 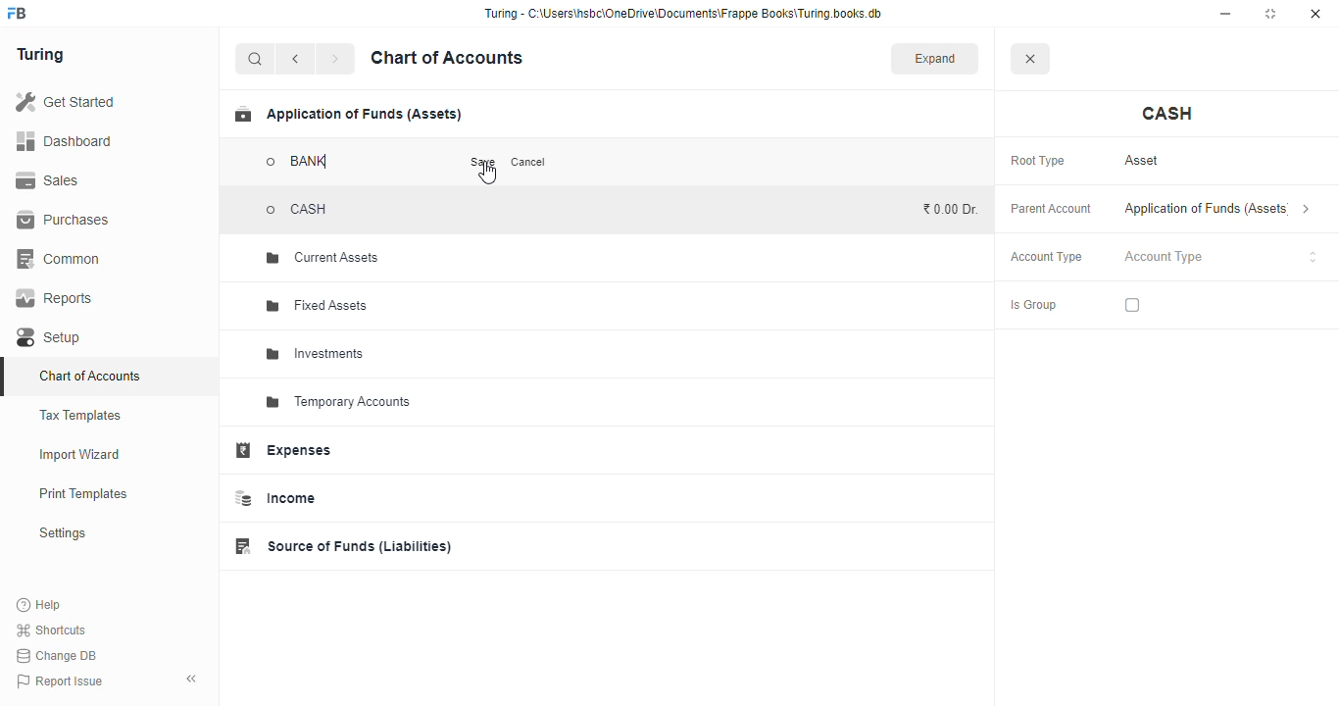 What do you see at coordinates (51, 337) in the screenshot?
I see `setup` at bounding box center [51, 337].